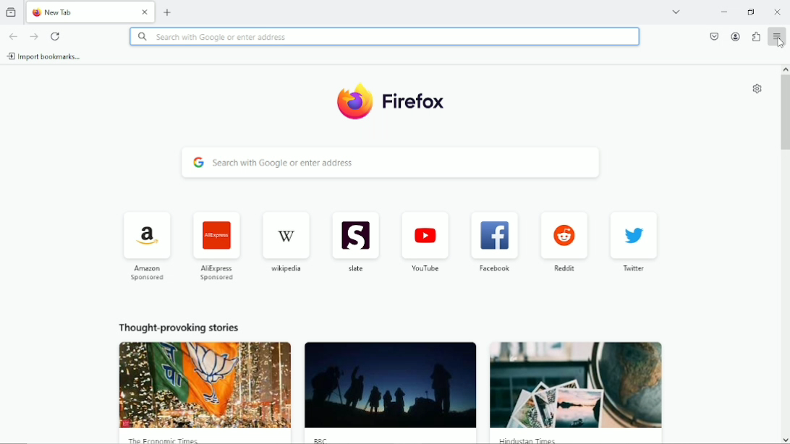 The width and height of the screenshot is (790, 444). What do you see at coordinates (724, 12) in the screenshot?
I see `minimize` at bounding box center [724, 12].